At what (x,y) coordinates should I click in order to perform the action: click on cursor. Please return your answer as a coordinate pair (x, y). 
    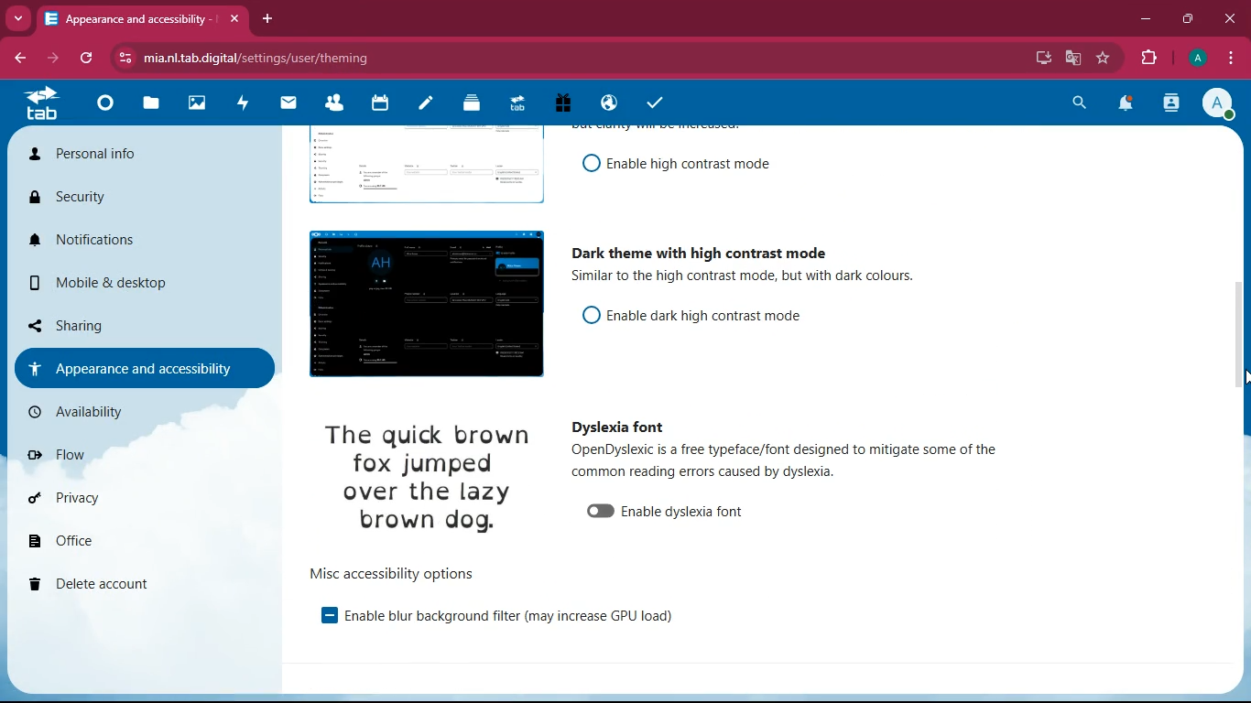
    Looking at the image, I should click on (1242, 383).